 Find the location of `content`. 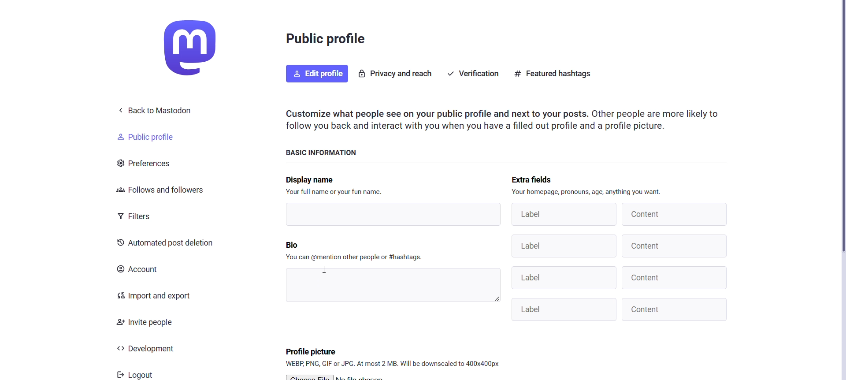

content is located at coordinates (674, 278).